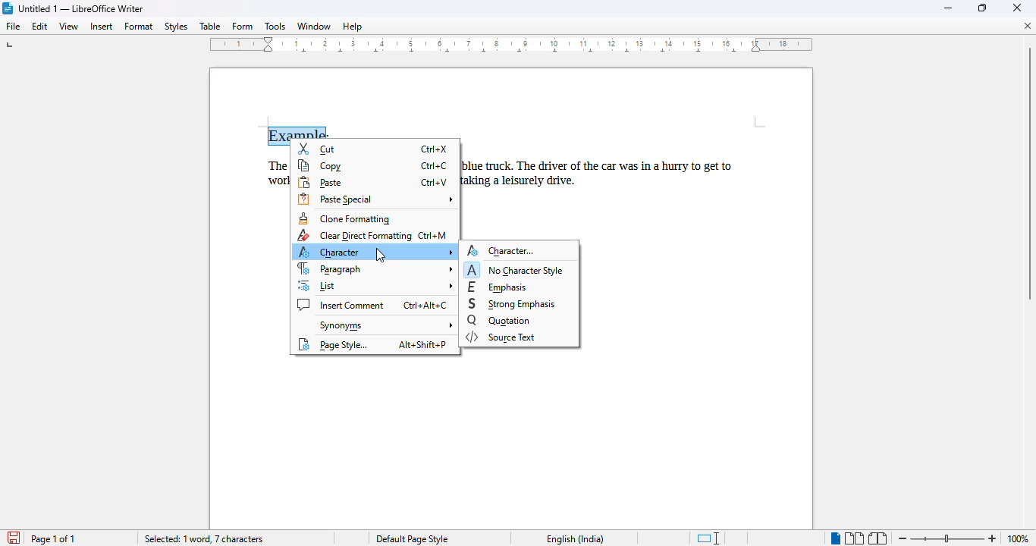 The height and width of the screenshot is (546, 1036). I want to click on close, so click(1016, 8).